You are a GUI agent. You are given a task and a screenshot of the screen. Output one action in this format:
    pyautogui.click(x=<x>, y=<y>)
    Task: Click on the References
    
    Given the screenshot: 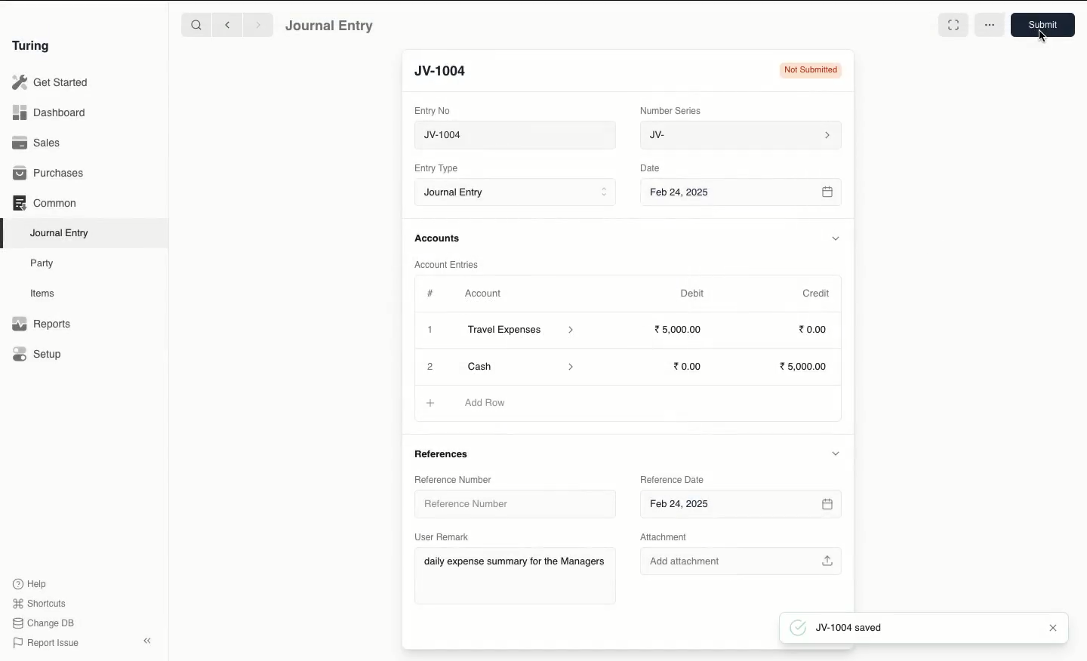 What is the action you would take?
    pyautogui.click(x=447, y=453)
    